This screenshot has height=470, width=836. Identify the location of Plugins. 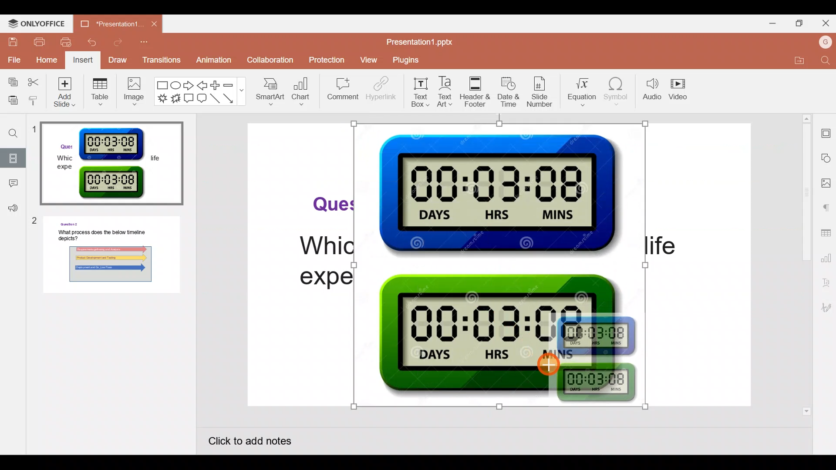
(402, 60).